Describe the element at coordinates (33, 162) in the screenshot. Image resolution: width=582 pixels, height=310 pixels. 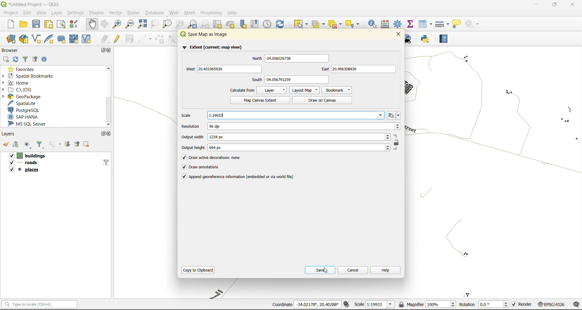
I see `layers` at that location.